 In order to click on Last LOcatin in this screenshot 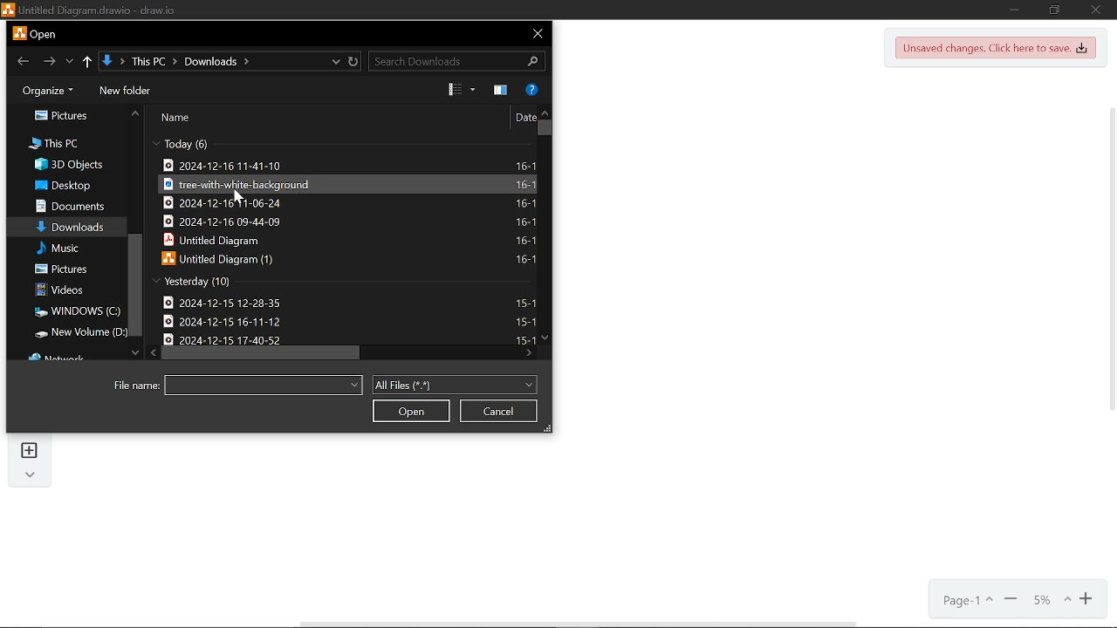, I will do `click(70, 63)`.